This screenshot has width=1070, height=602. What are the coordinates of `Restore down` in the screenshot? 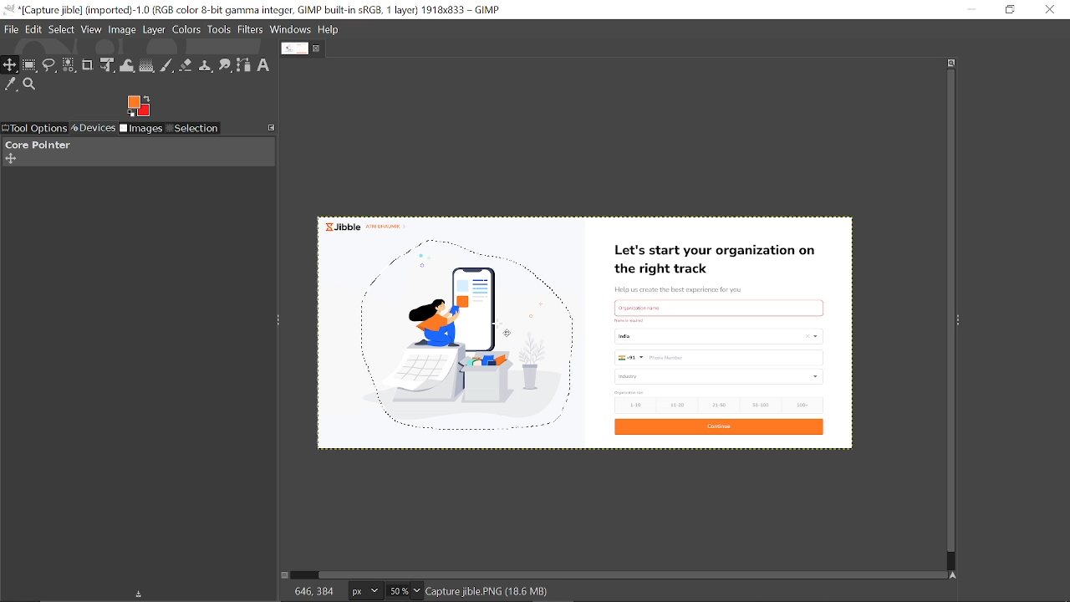 It's located at (1011, 9).